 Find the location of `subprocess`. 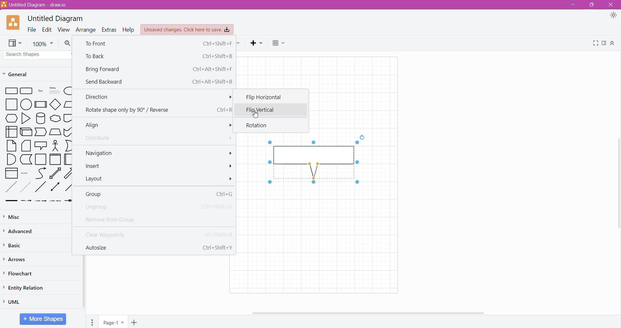

subprocess is located at coordinates (40, 104).